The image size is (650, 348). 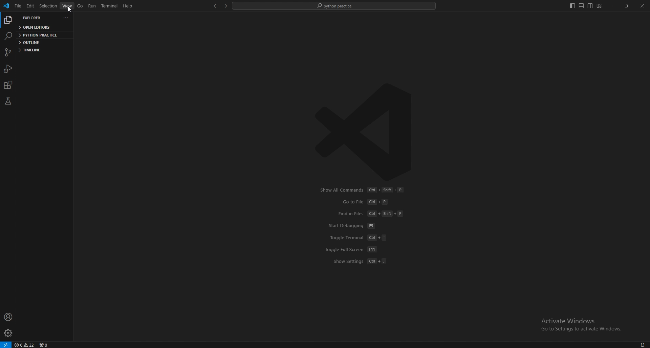 What do you see at coordinates (612, 6) in the screenshot?
I see `minimize` at bounding box center [612, 6].